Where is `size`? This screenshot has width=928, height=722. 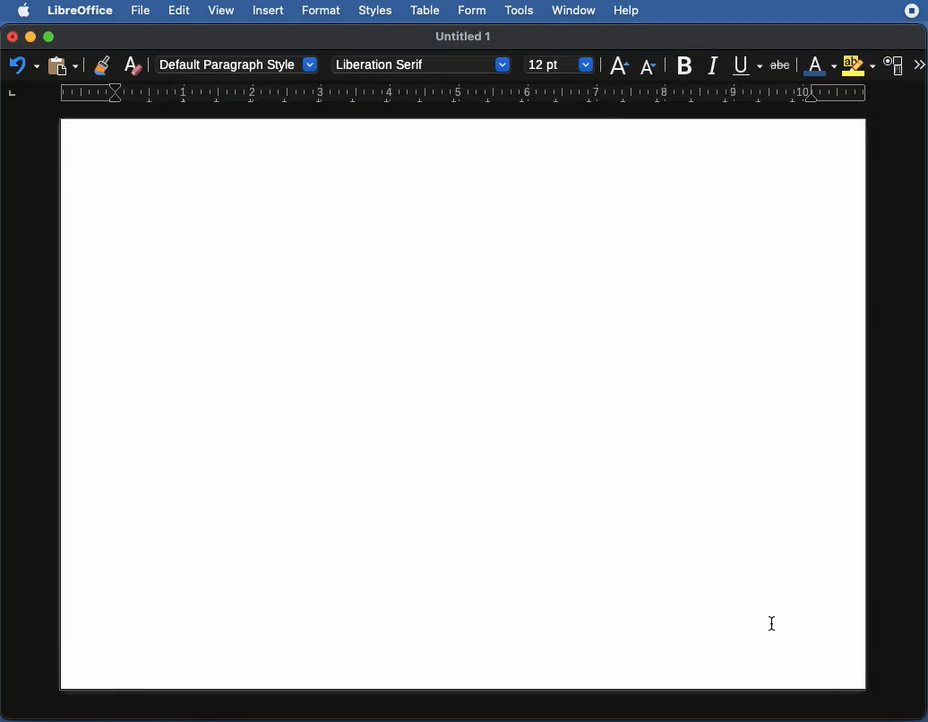
size is located at coordinates (558, 64).